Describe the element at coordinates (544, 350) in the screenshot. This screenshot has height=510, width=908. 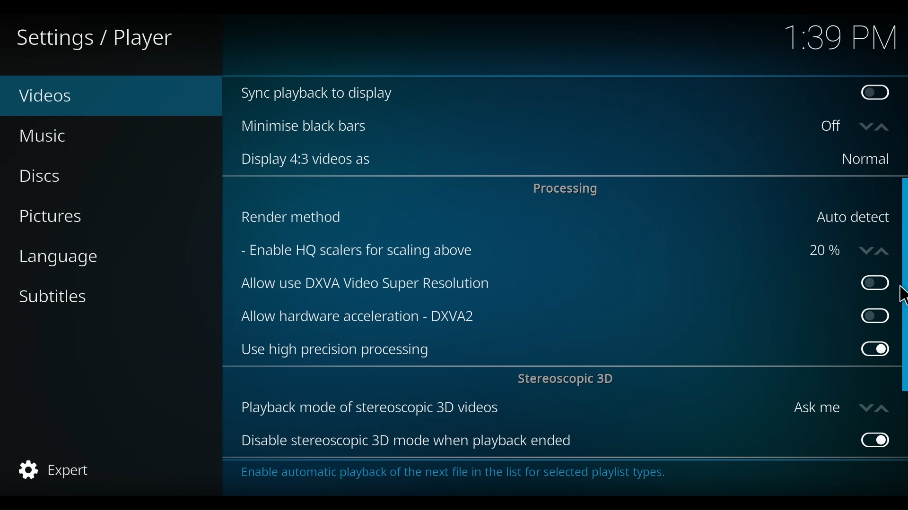
I see `Use high precision proessing` at that location.